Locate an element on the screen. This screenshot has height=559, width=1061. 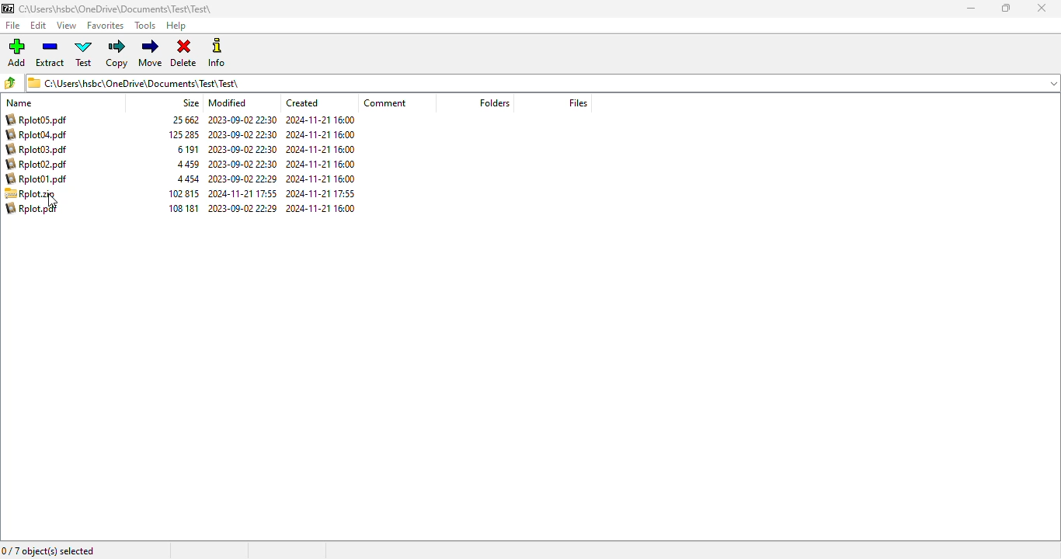
add is located at coordinates (16, 52).